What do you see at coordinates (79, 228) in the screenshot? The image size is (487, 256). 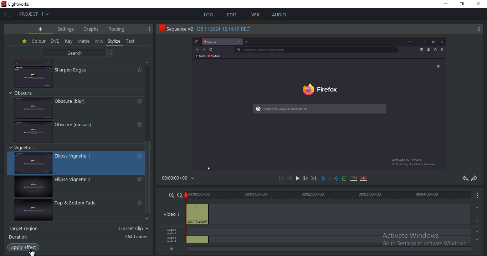 I see `target region, current clip drop down menu` at bounding box center [79, 228].